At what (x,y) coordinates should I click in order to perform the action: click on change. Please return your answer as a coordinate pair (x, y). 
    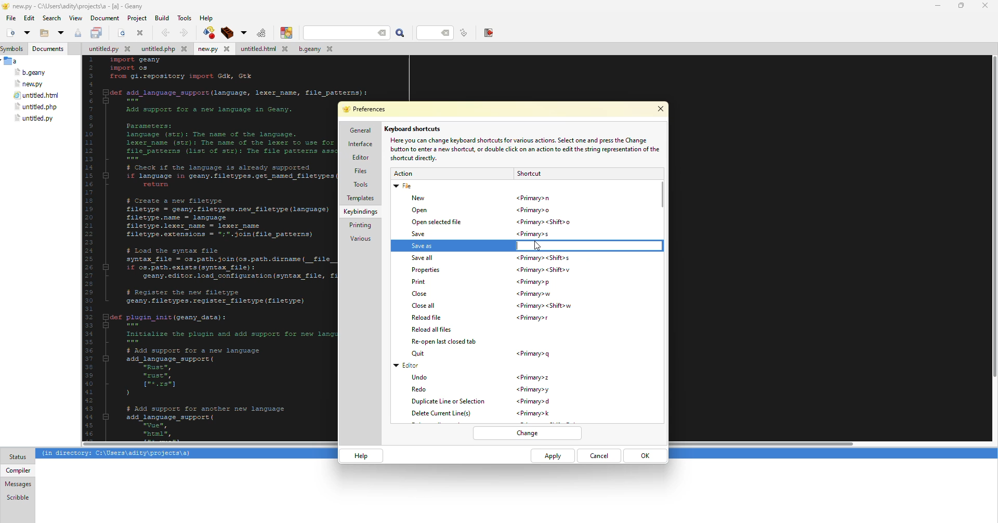
    Looking at the image, I should click on (528, 434).